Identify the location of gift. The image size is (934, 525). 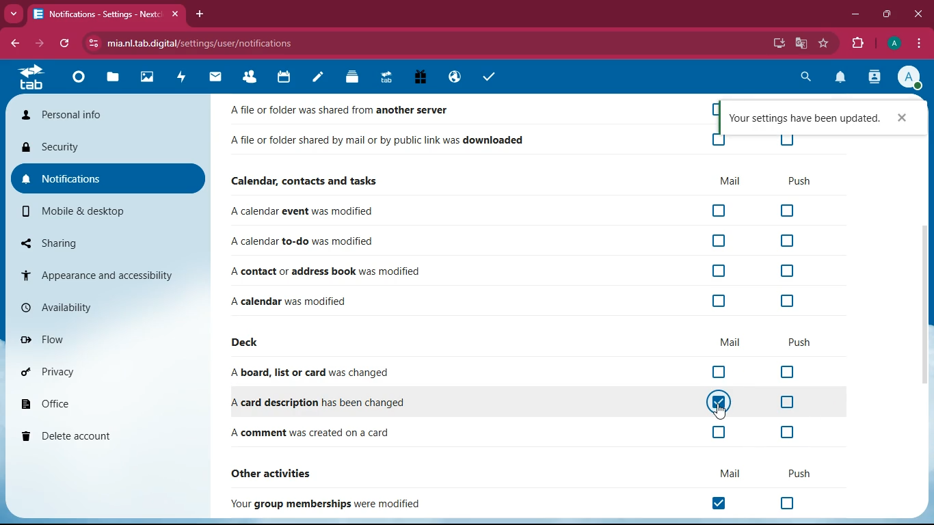
(421, 79).